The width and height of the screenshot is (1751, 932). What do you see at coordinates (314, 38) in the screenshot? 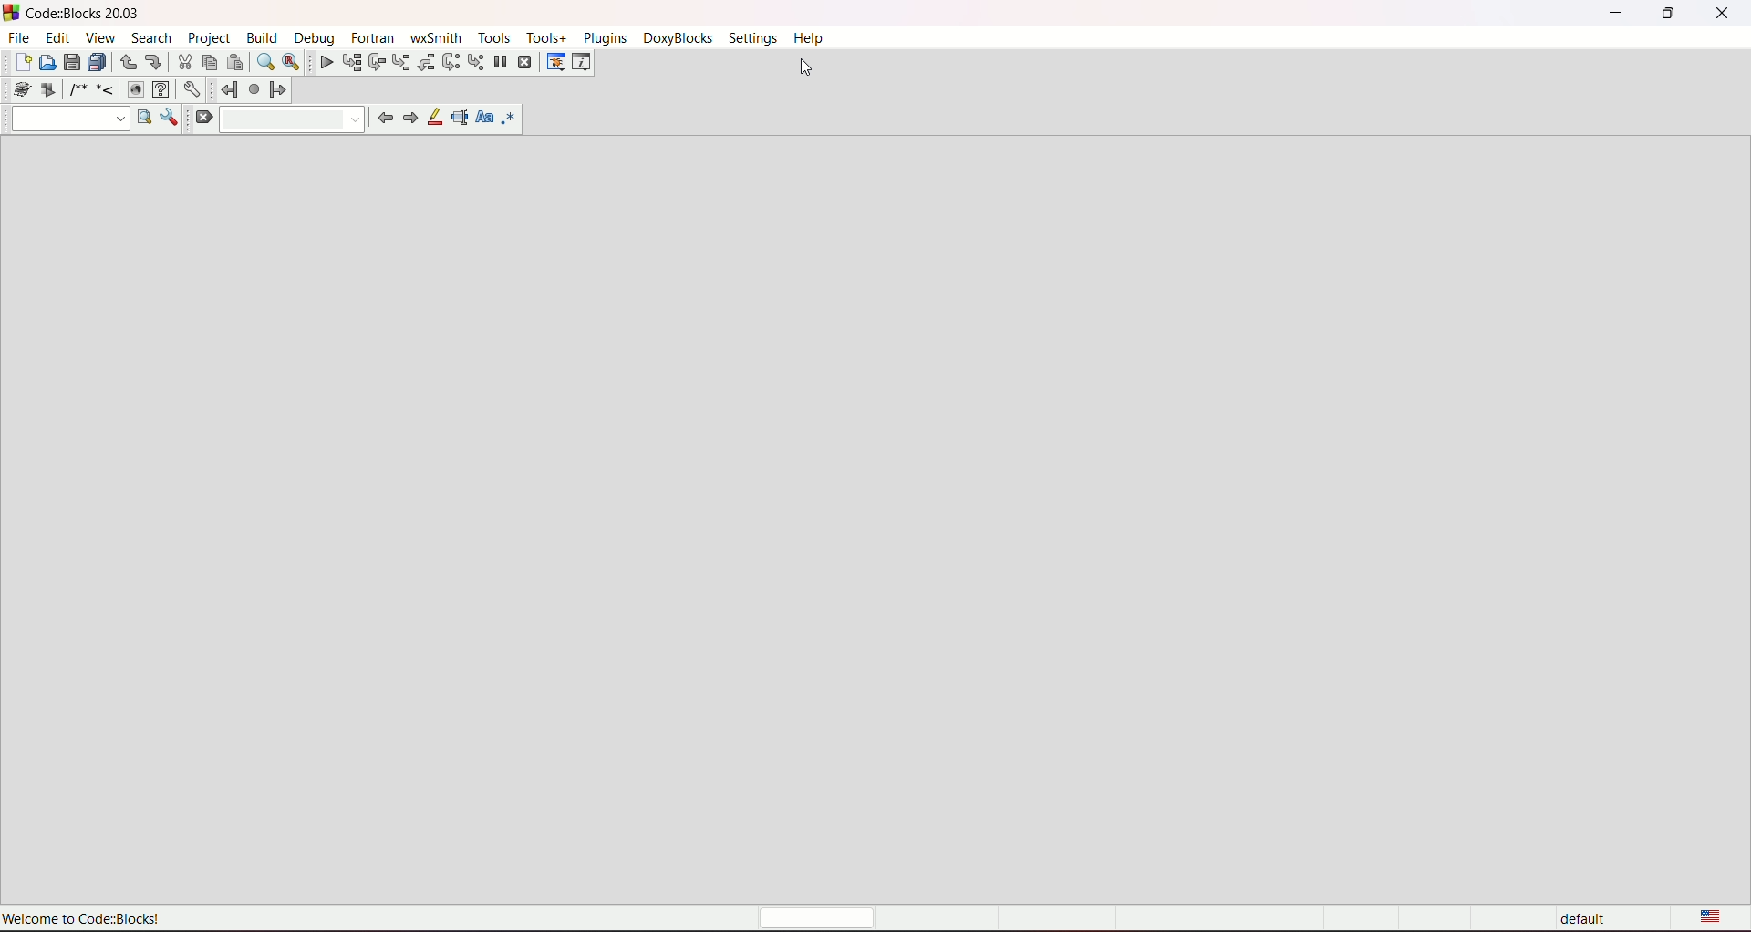
I see `debug` at bounding box center [314, 38].